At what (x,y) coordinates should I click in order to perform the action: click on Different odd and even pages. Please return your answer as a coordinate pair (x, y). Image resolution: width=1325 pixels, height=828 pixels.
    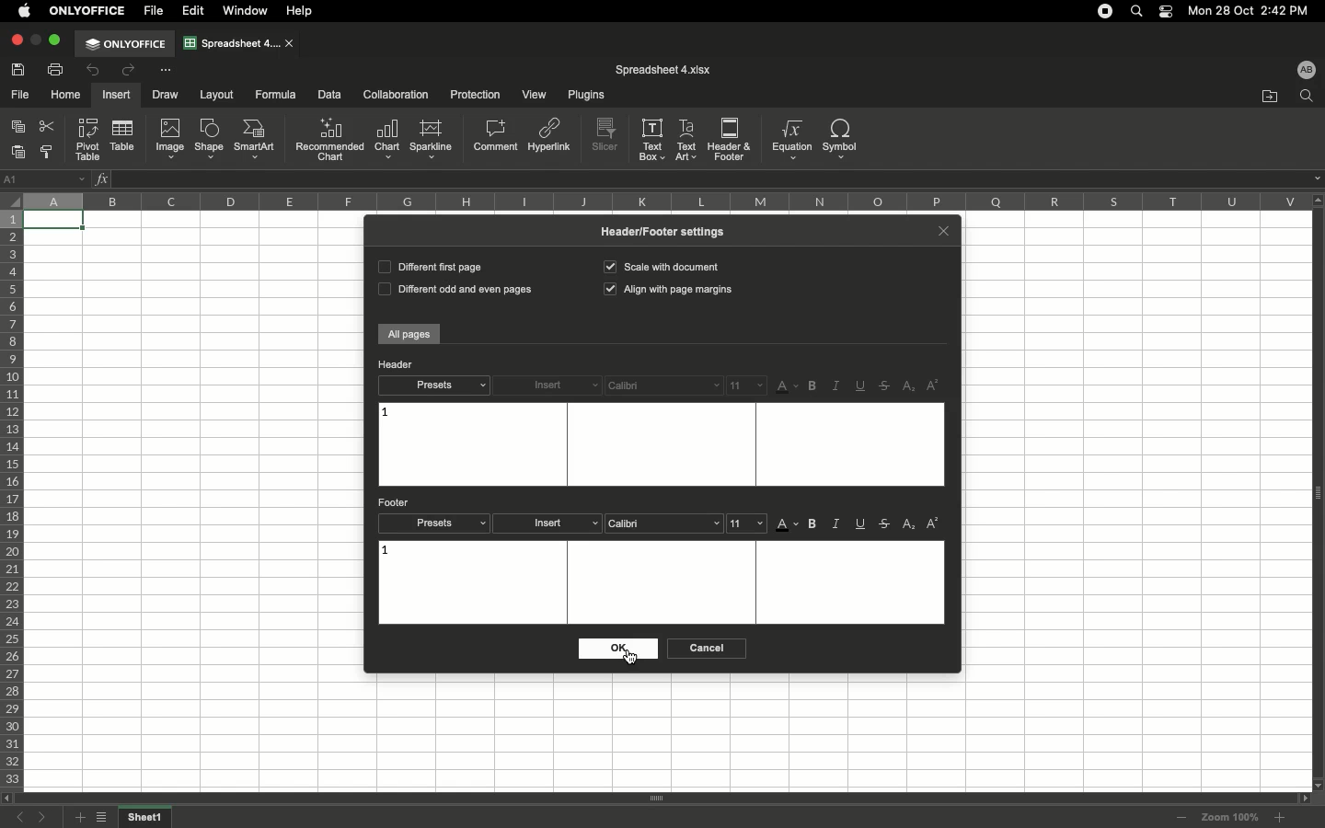
    Looking at the image, I should click on (452, 291).